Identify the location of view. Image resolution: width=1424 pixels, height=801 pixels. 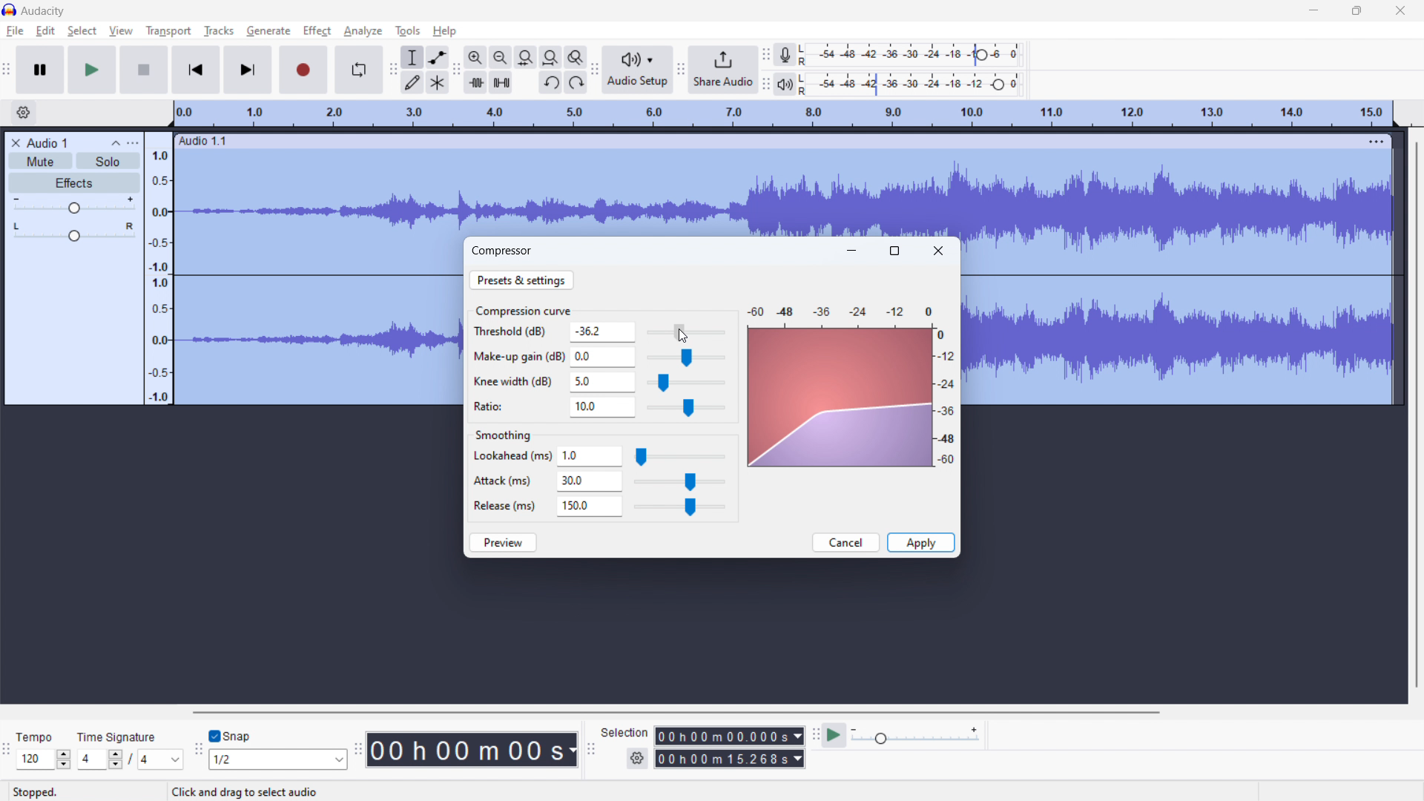
(121, 31).